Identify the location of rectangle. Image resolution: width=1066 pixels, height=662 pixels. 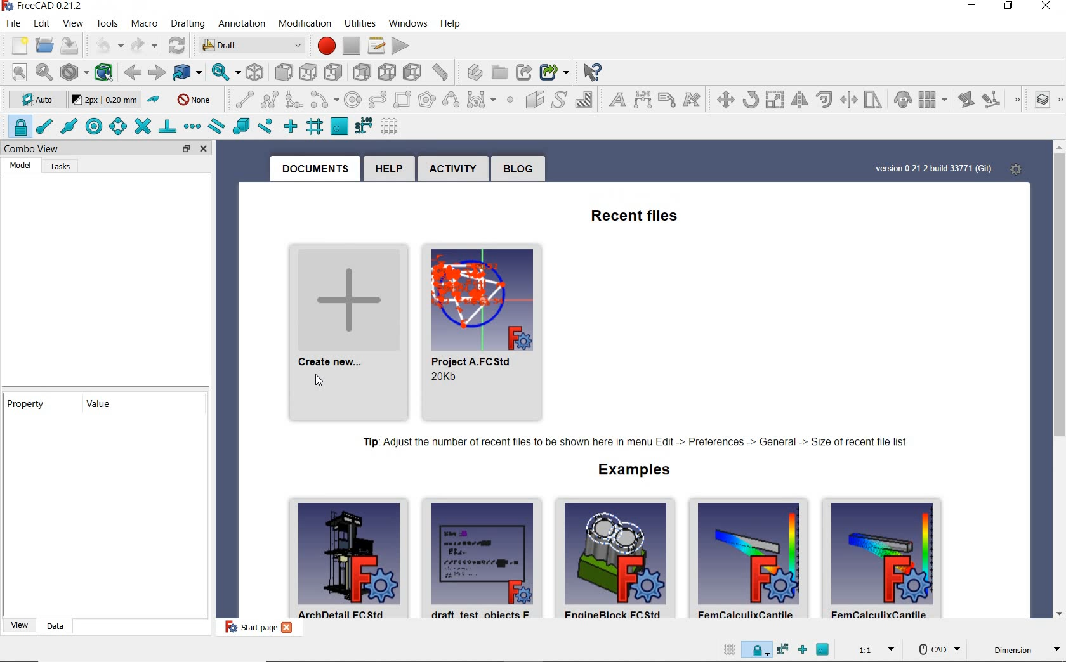
(403, 100).